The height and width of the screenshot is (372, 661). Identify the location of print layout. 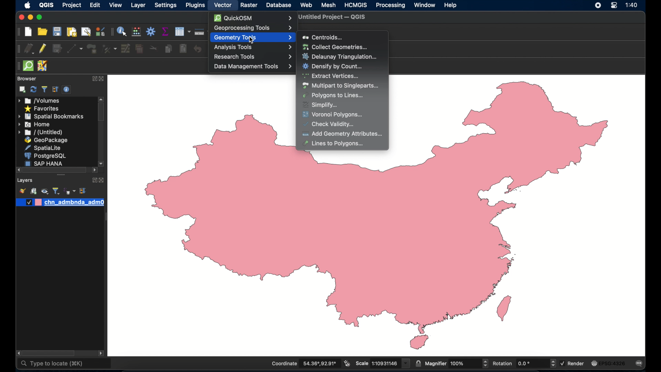
(71, 32).